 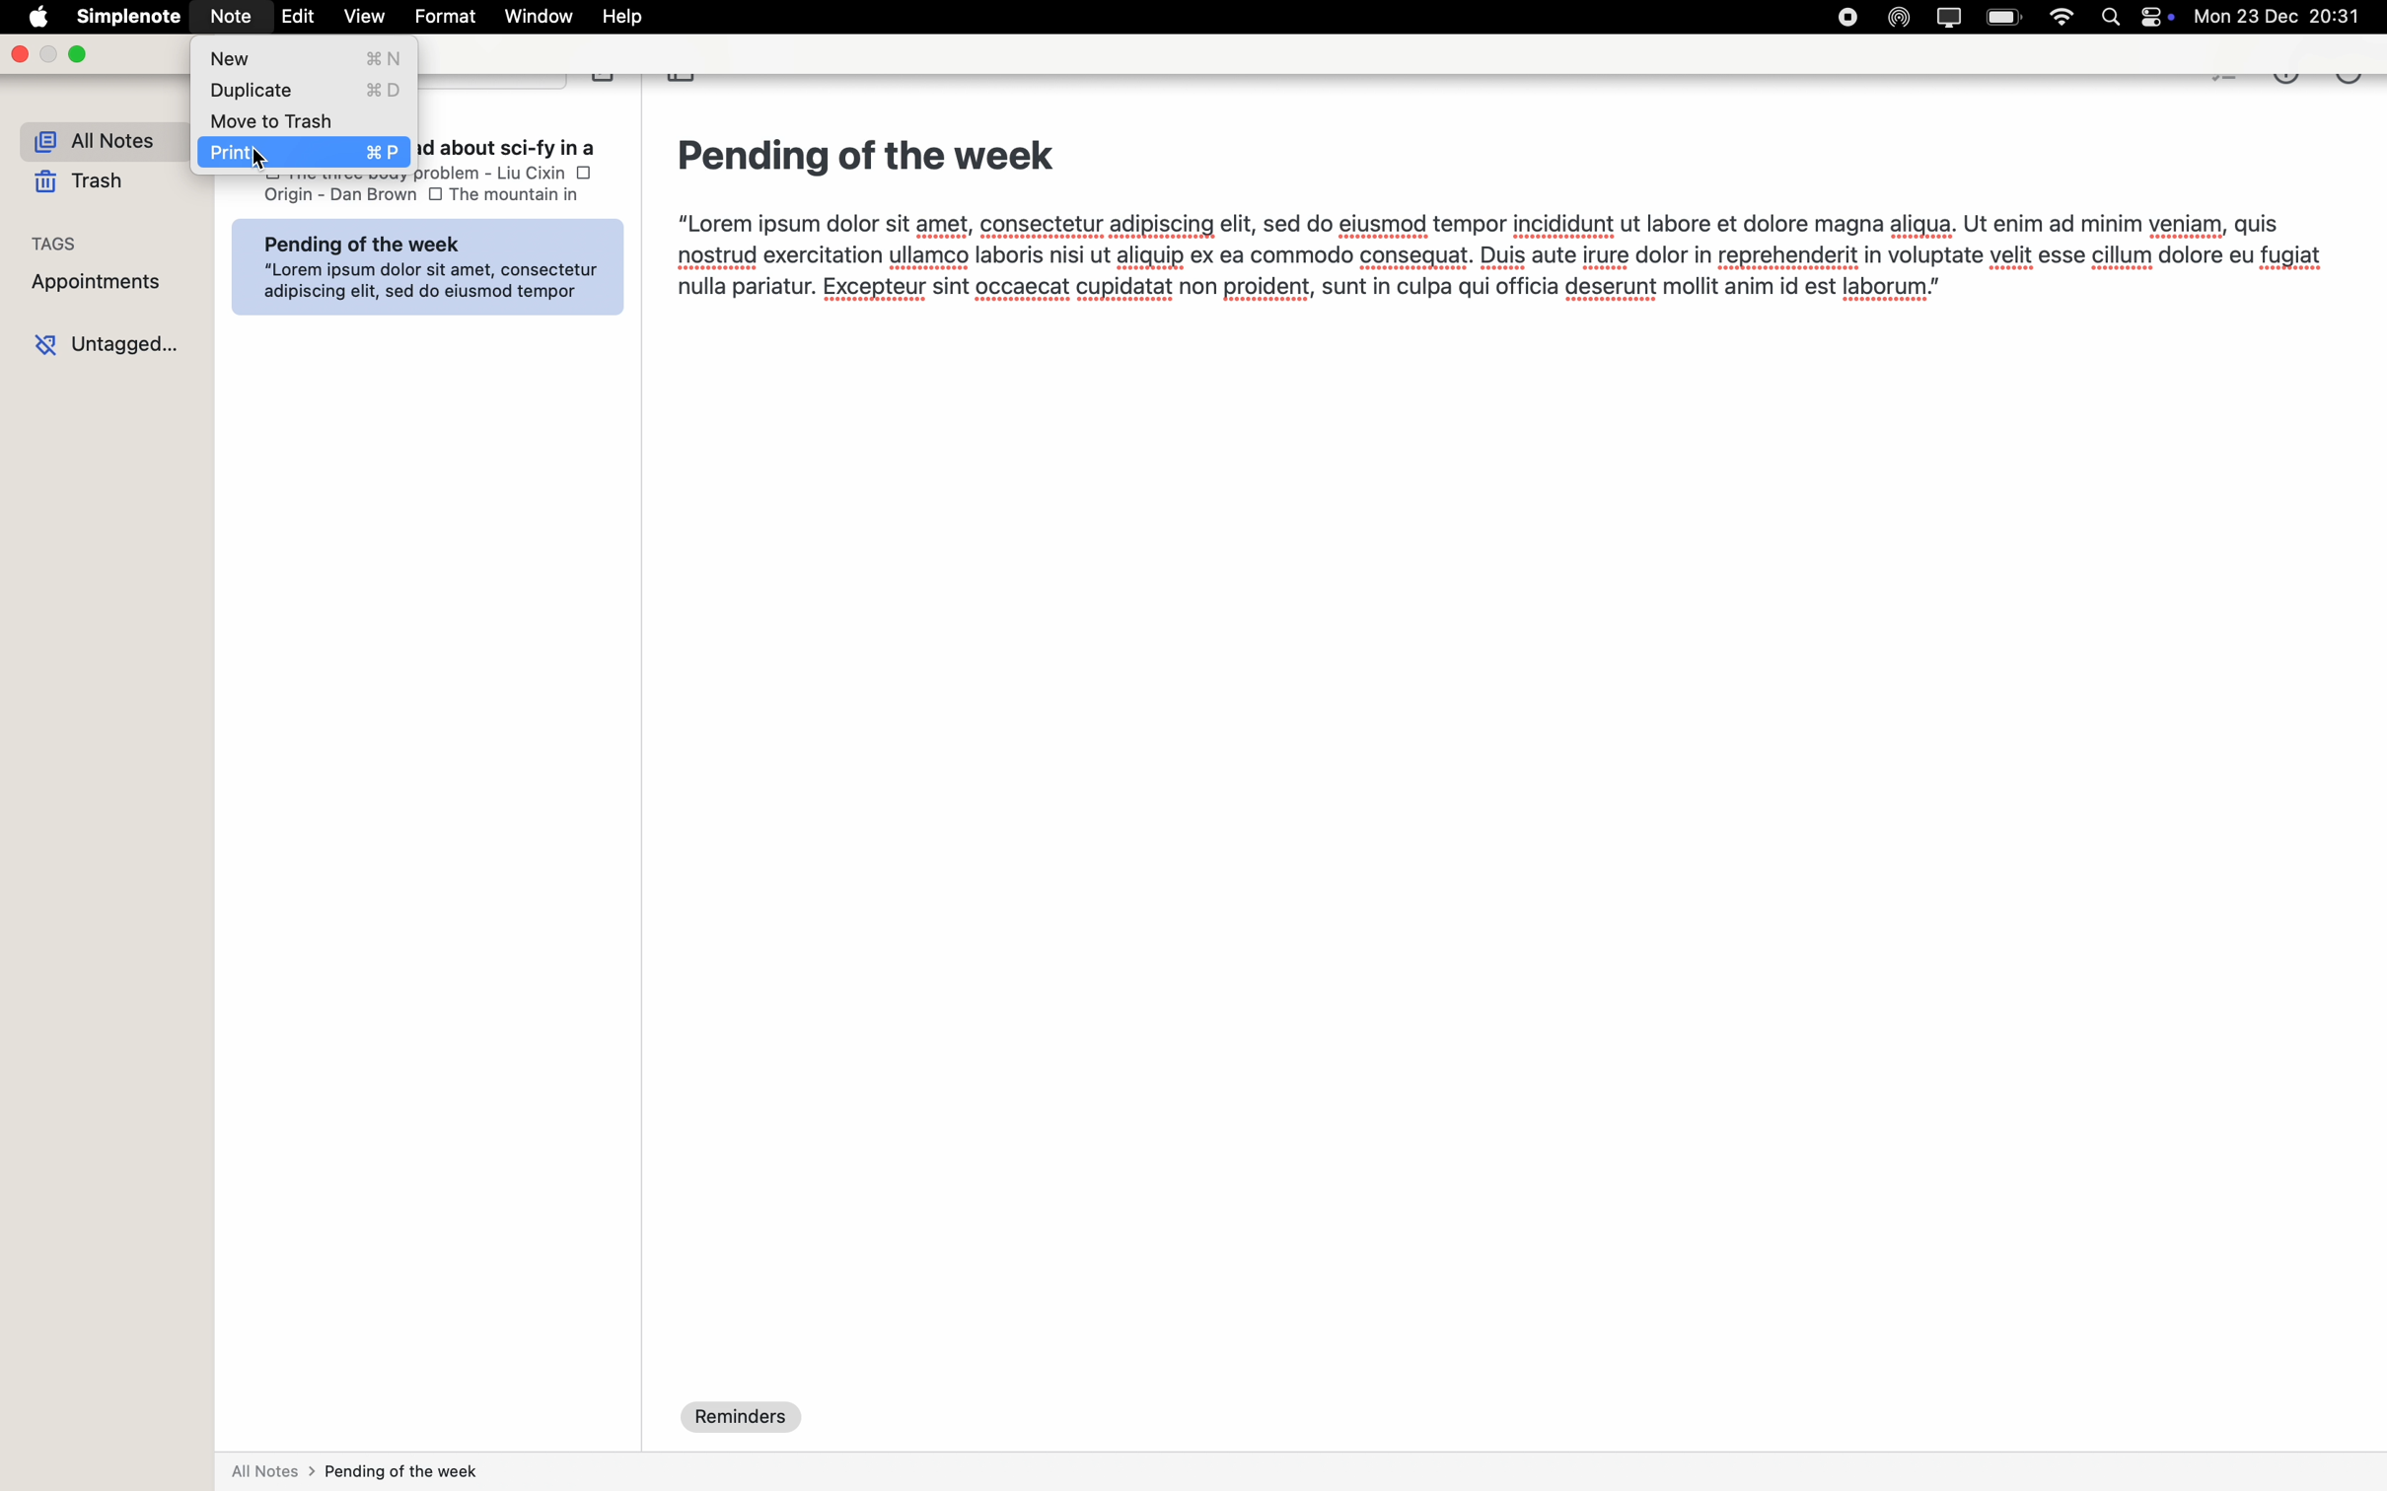 I want to click on format, so click(x=443, y=15).